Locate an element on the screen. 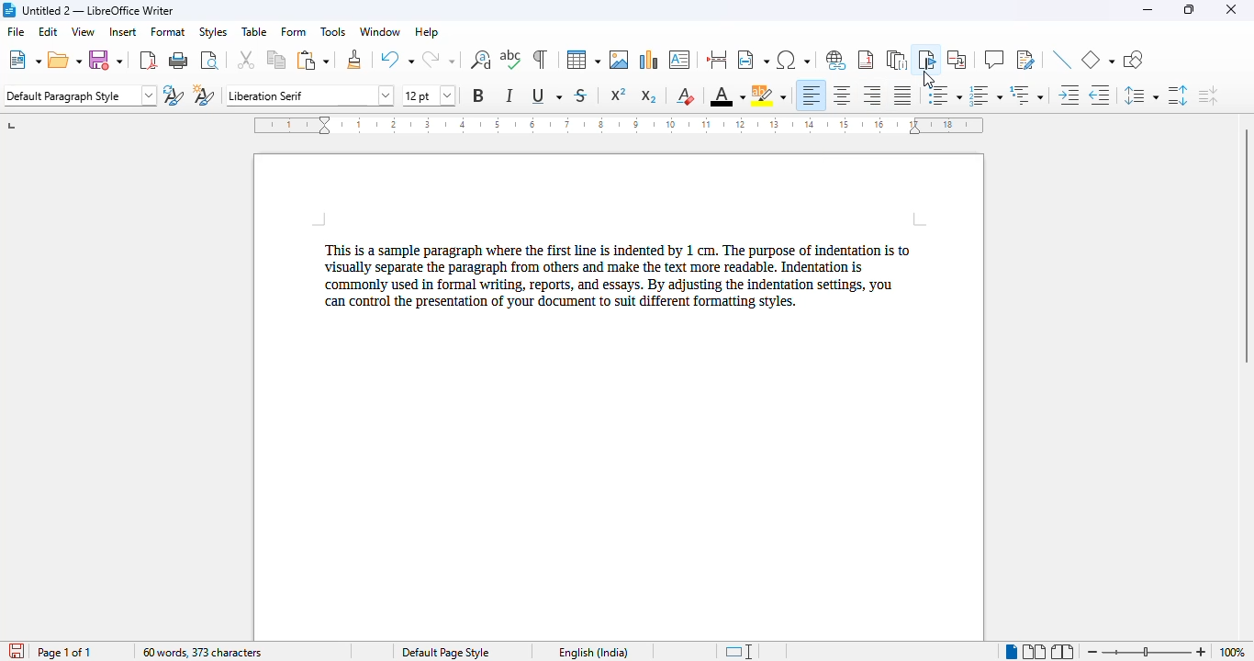 The width and height of the screenshot is (1254, 661). minimize is located at coordinates (1147, 10).